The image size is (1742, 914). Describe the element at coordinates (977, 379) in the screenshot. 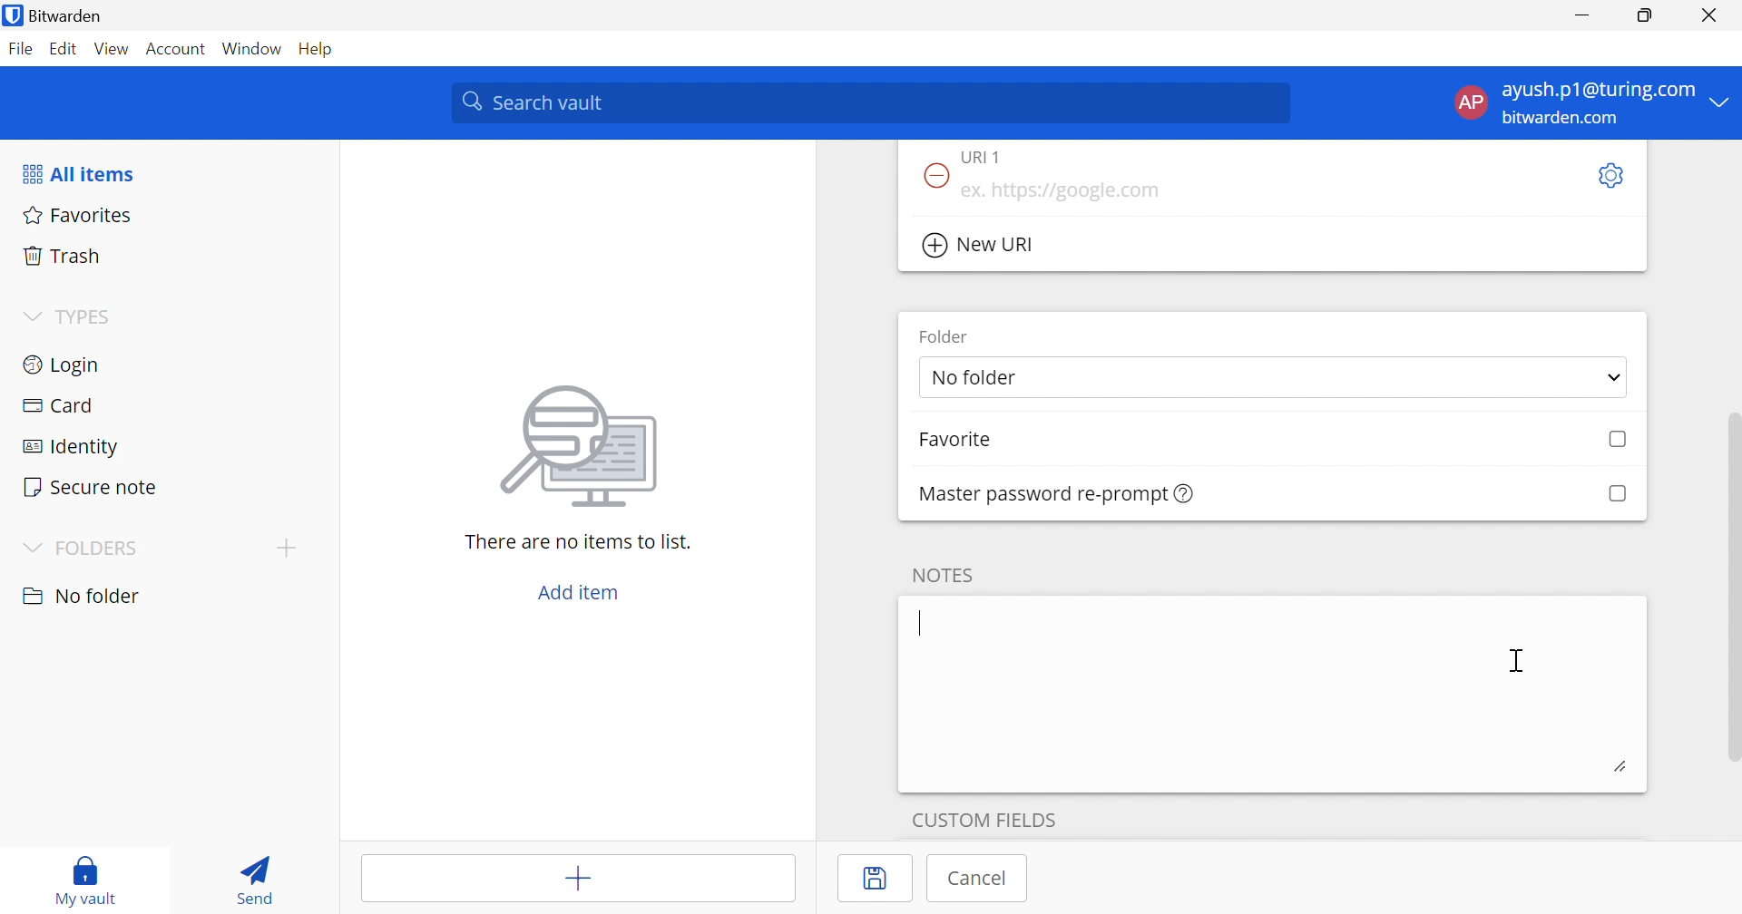

I see `No folder` at that location.